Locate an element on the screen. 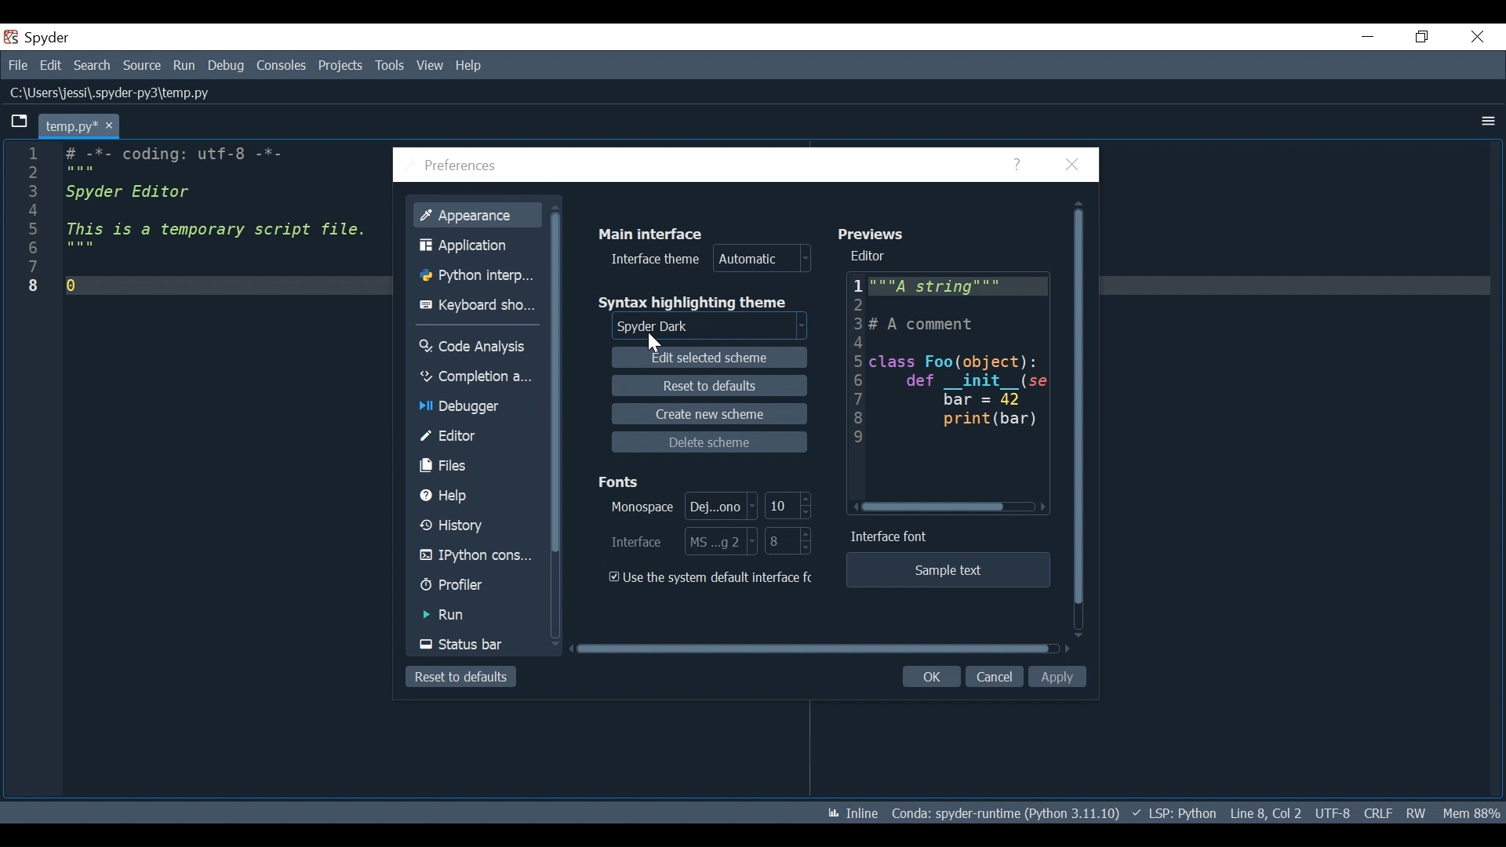 Image resolution: width=1506 pixels, height=847 pixels. Search is located at coordinates (93, 65).